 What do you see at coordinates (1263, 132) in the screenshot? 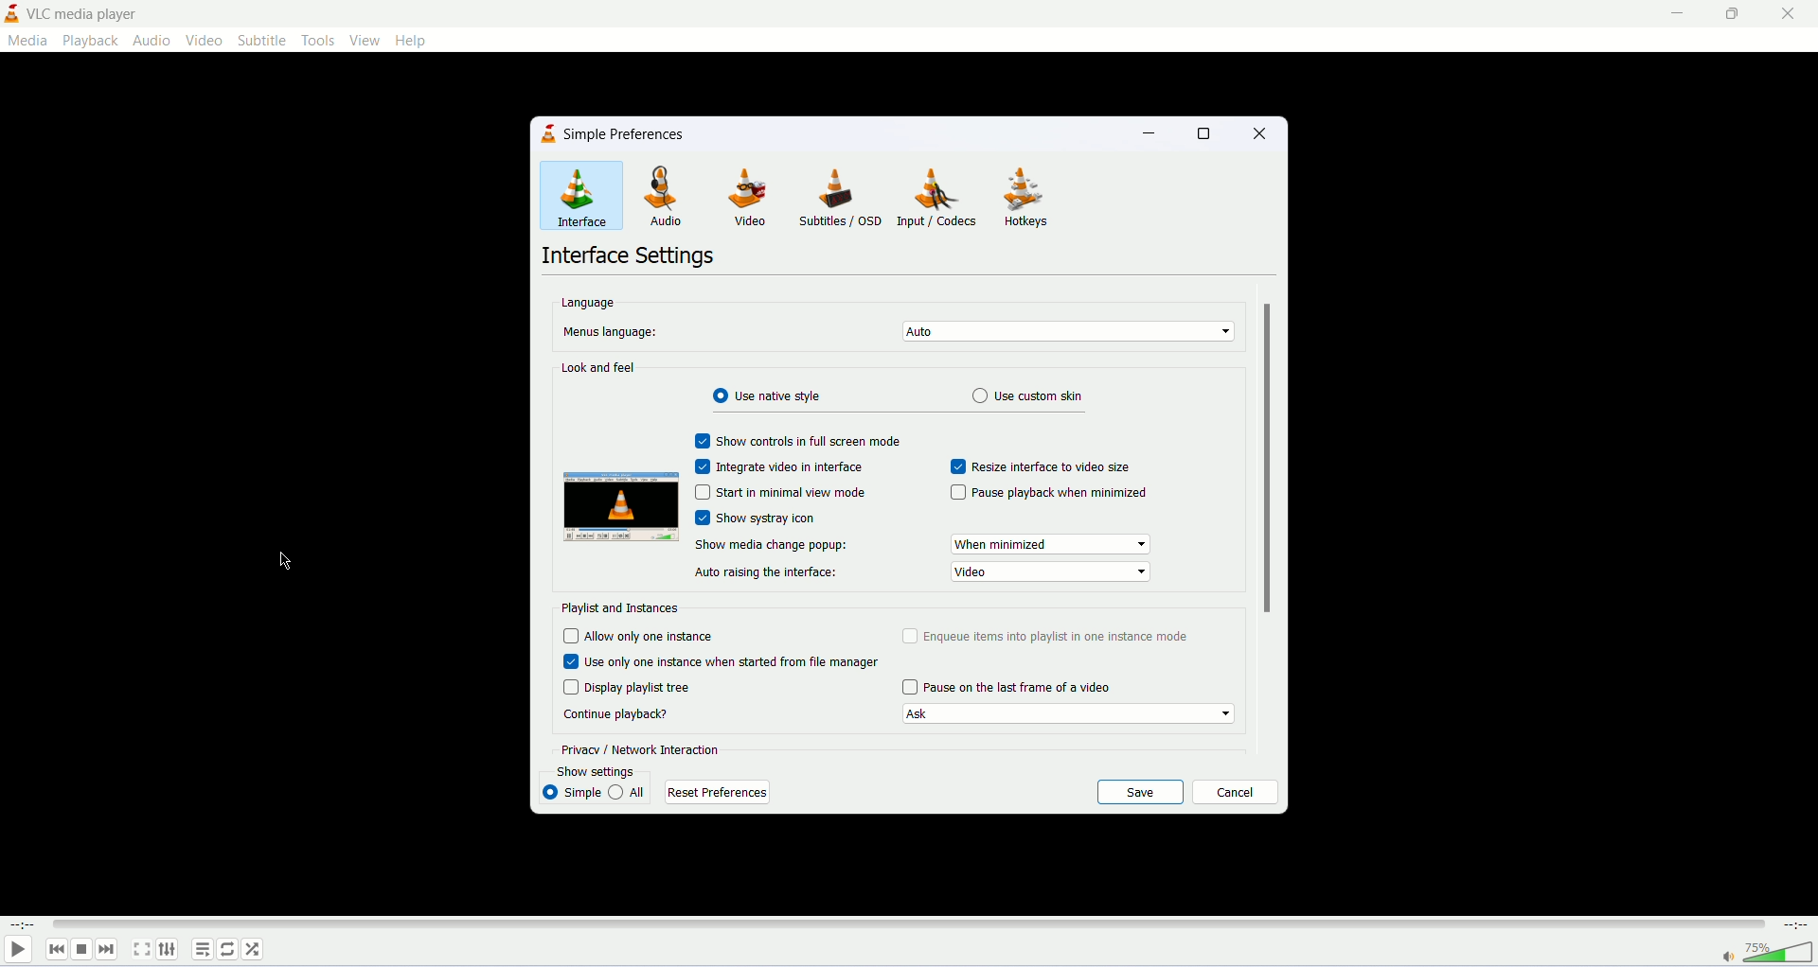
I see `close` at bounding box center [1263, 132].